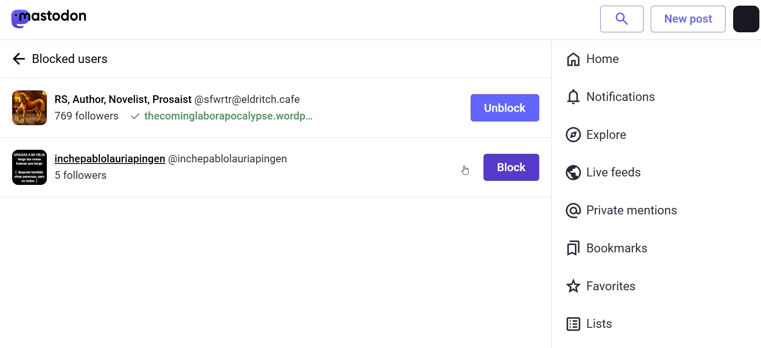 This screenshot has width=761, height=348. Describe the element at coordinates (511, 166) in the screenshot. I see `block` at that location.